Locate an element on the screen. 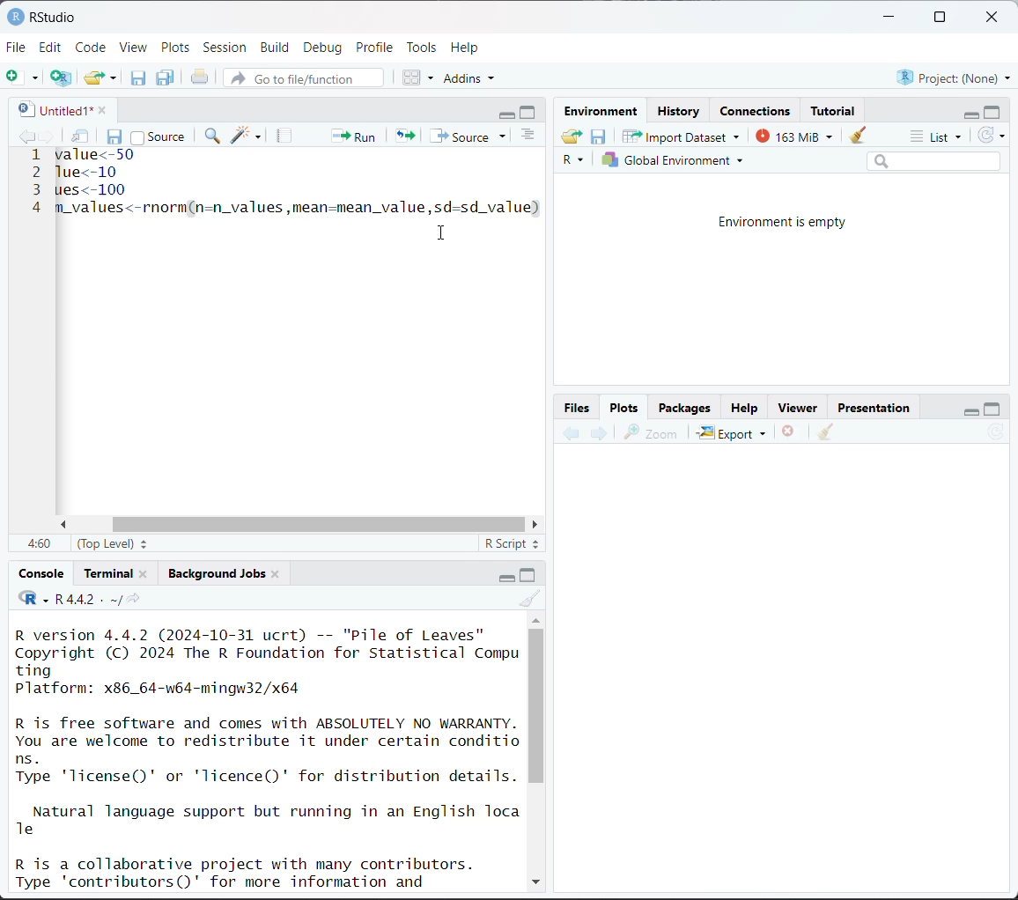 The width and height of the screenshot is (1018, 900). Code is located at coordinates (92, 46).